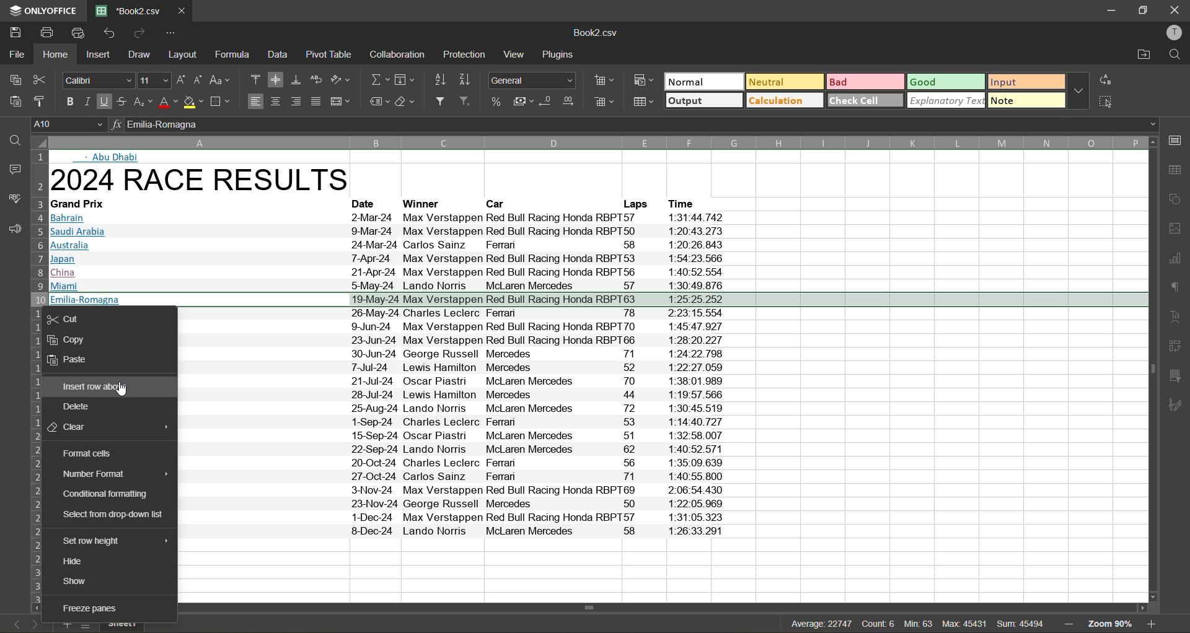 Image resolution: width=1190 pixels, height=633 pixels. What do you see at coordinates (130, 624) in the screenshot?
I see `sheet name: sheet1` at bounding box center [130, 624].